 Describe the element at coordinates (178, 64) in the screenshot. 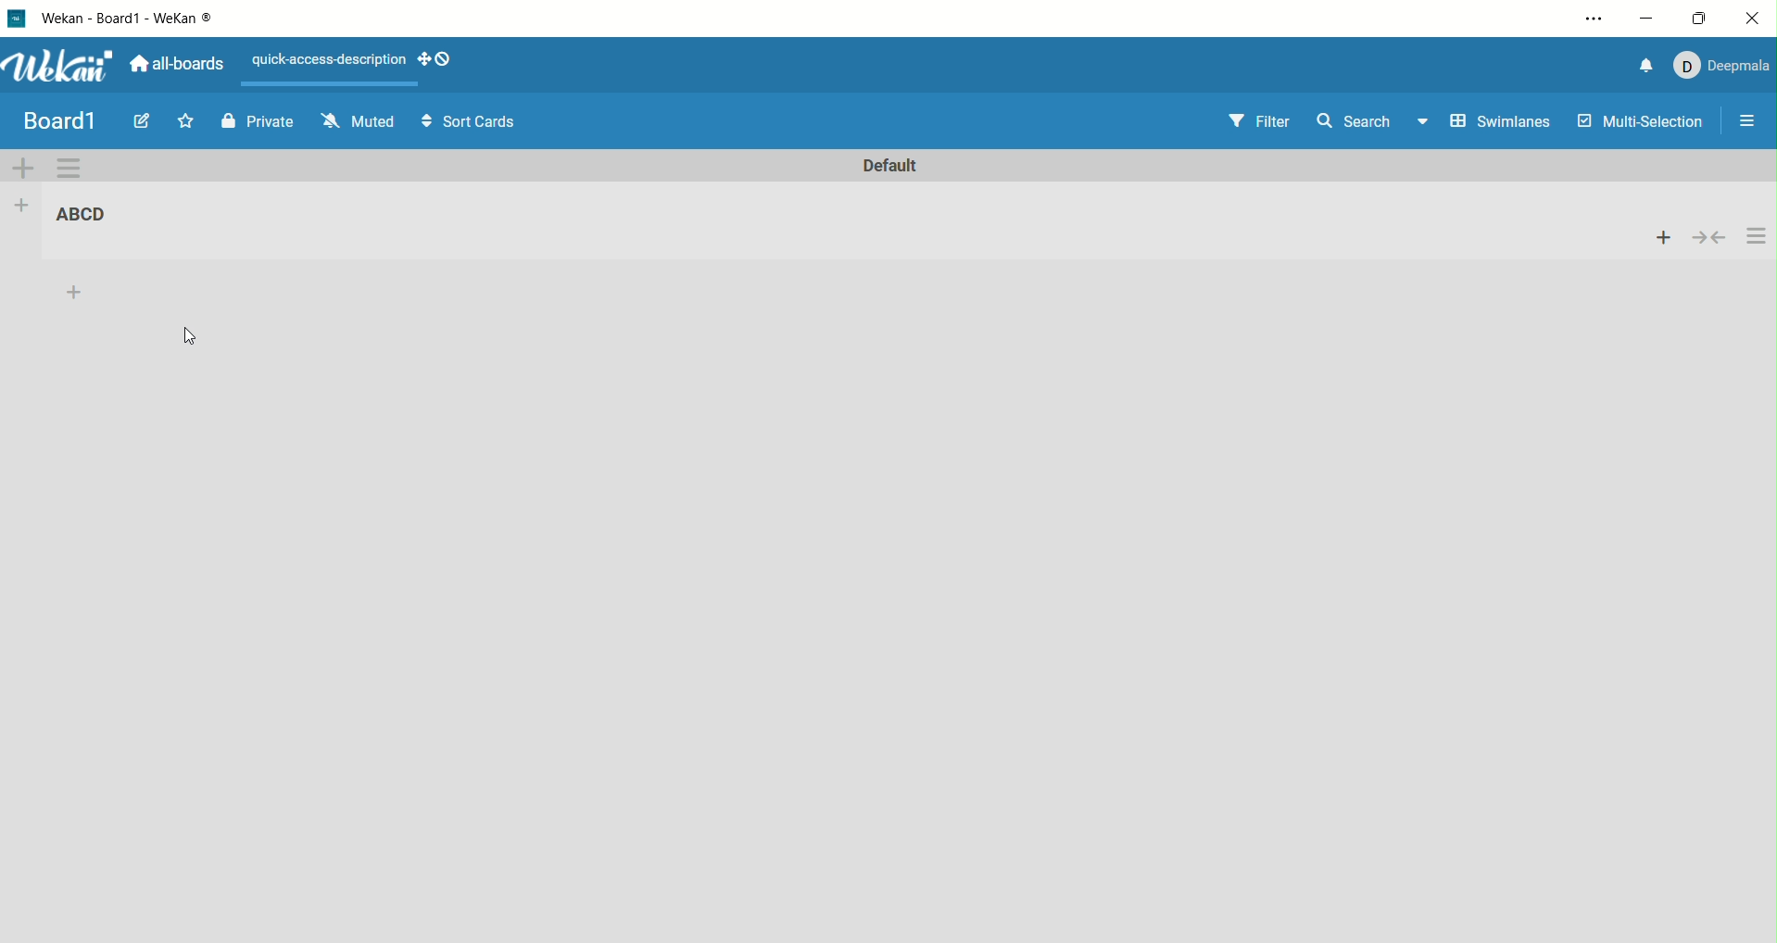

I see `all boards` at that location.